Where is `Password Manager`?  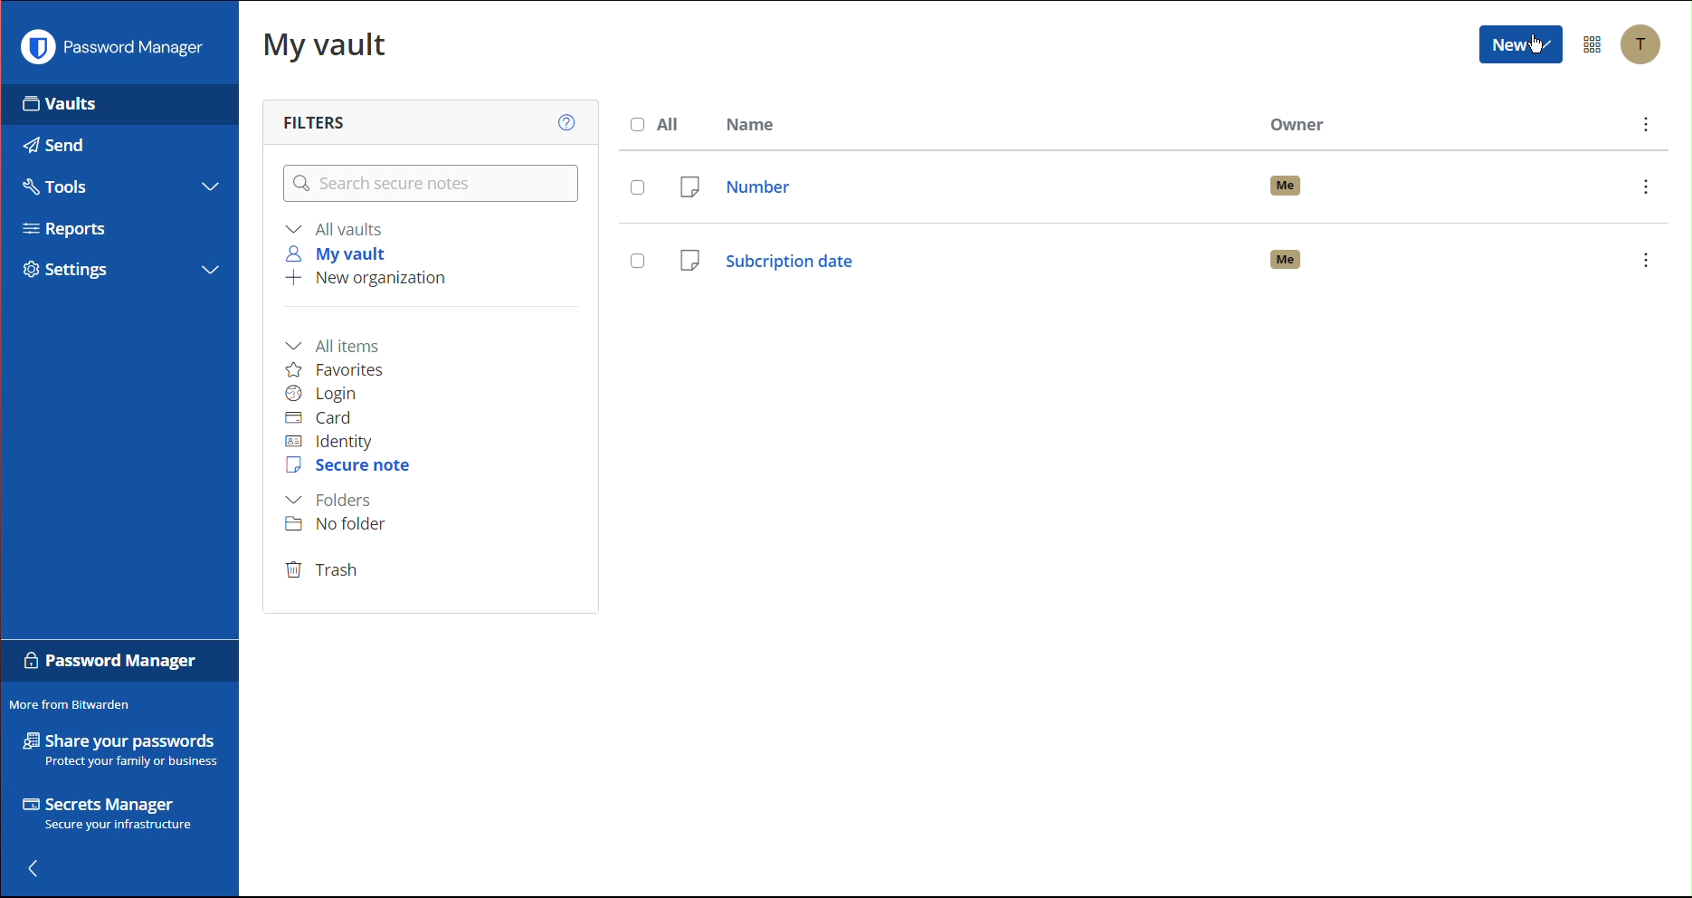
Password Manager is located at coordinates (110, 52).